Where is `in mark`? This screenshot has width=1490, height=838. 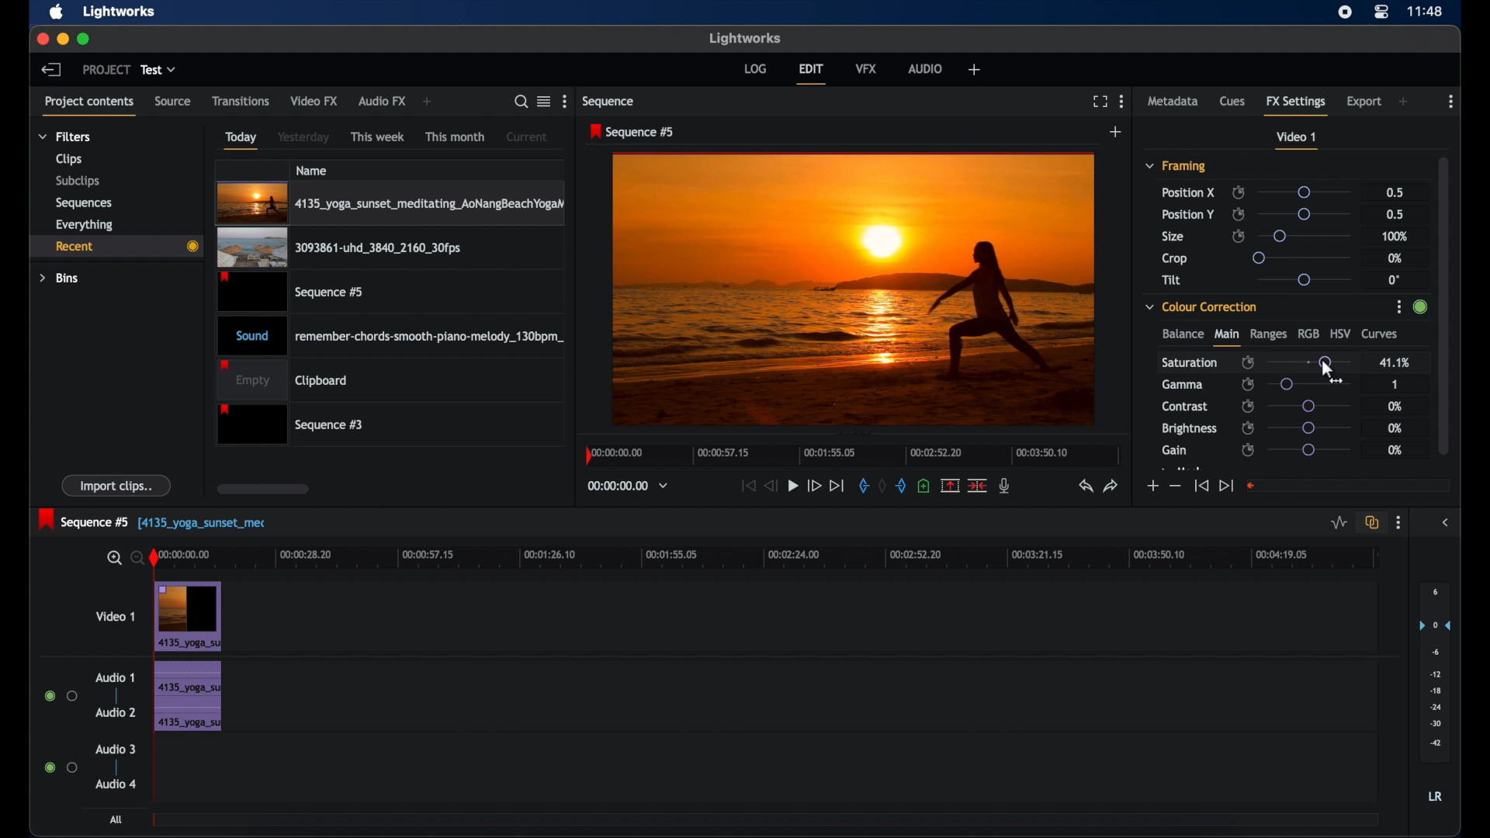
in mark is located at coordinates (863, 485).